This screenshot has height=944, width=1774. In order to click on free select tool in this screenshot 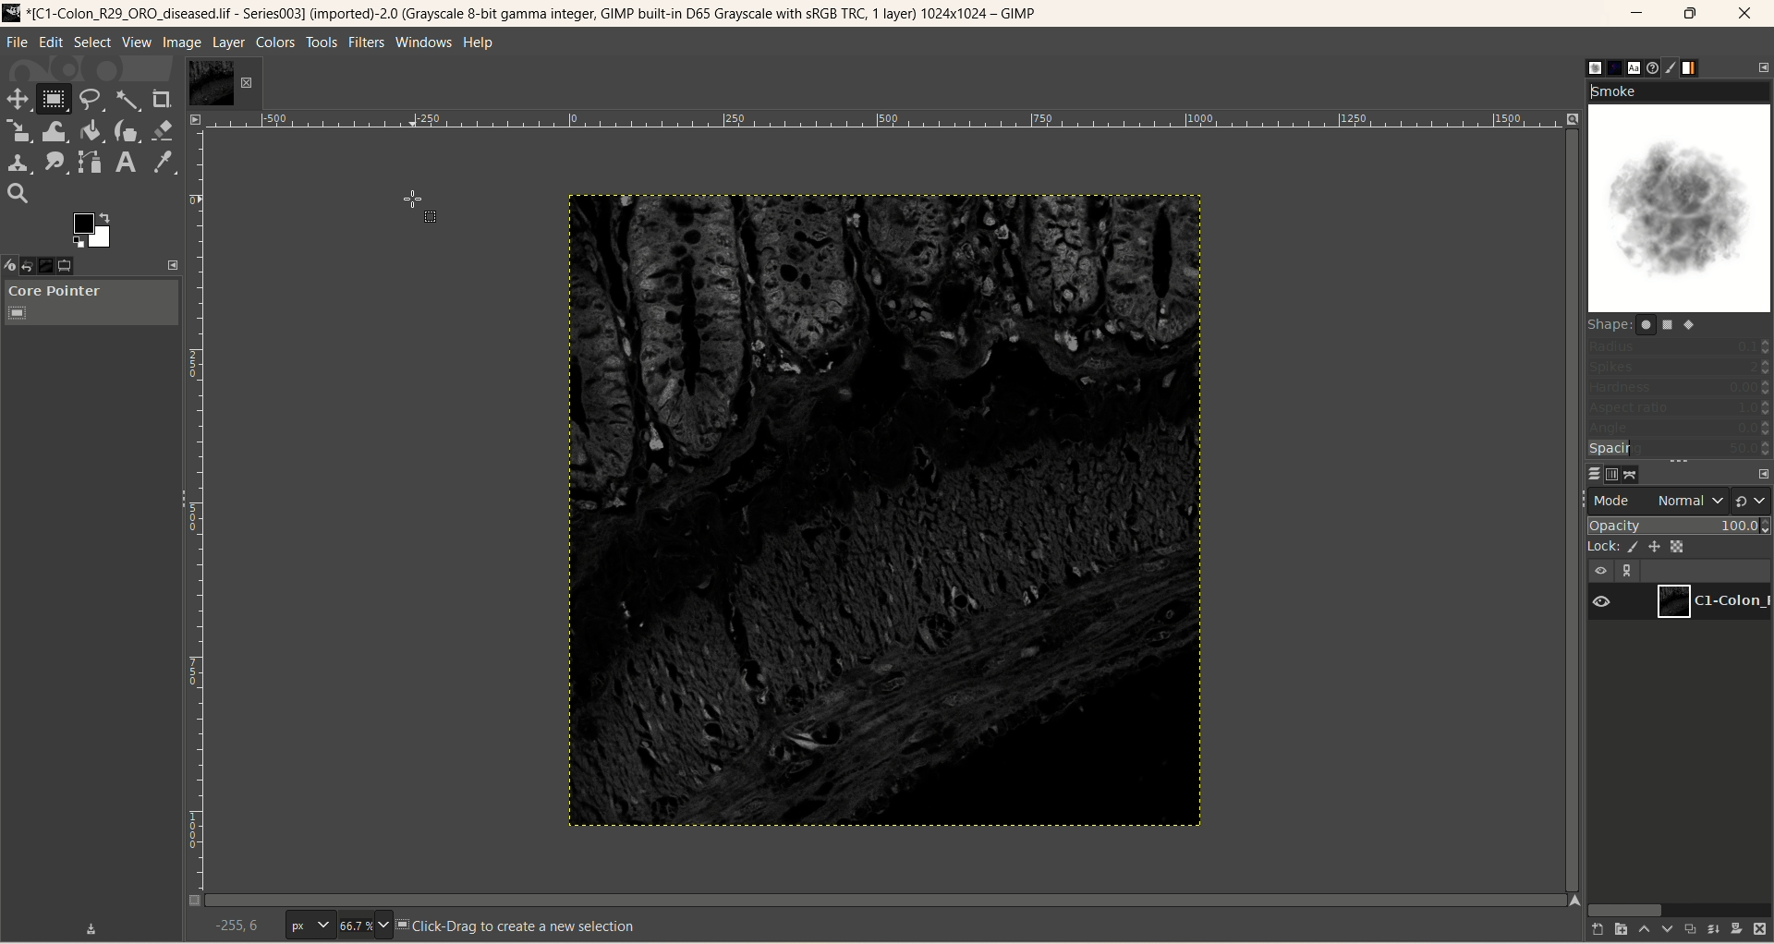, I will do `click(89, 99)`.